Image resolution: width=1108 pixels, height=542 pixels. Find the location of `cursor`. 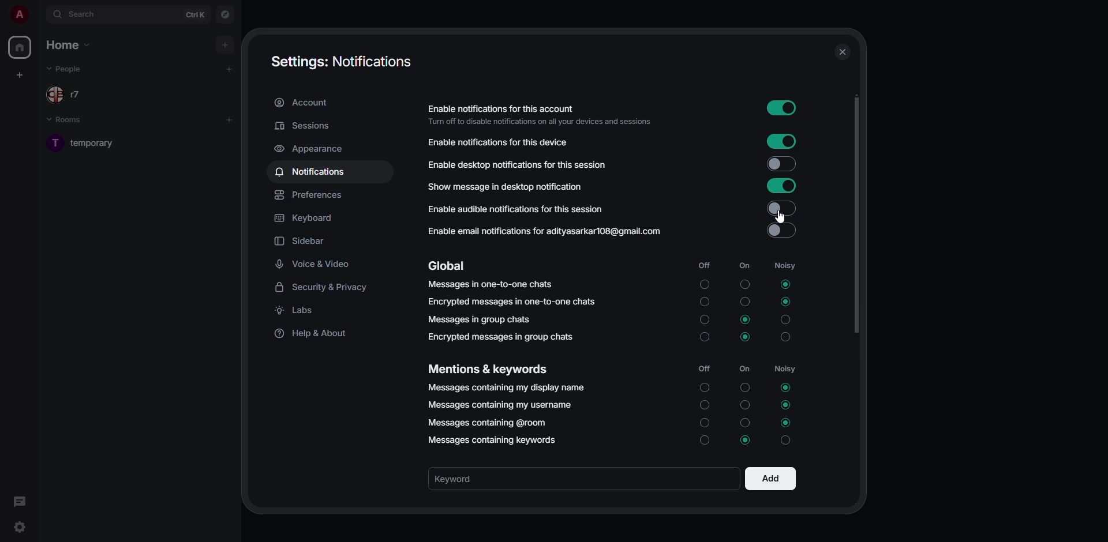

cursor is located at coordinates (781, 218).